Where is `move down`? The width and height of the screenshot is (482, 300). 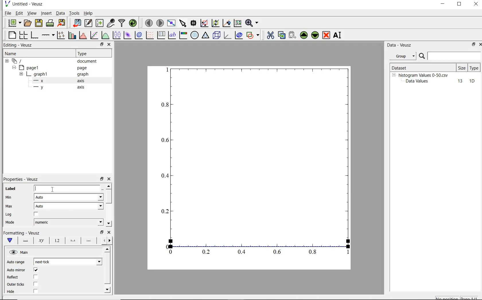 move down is located at coordinates (108, 224).